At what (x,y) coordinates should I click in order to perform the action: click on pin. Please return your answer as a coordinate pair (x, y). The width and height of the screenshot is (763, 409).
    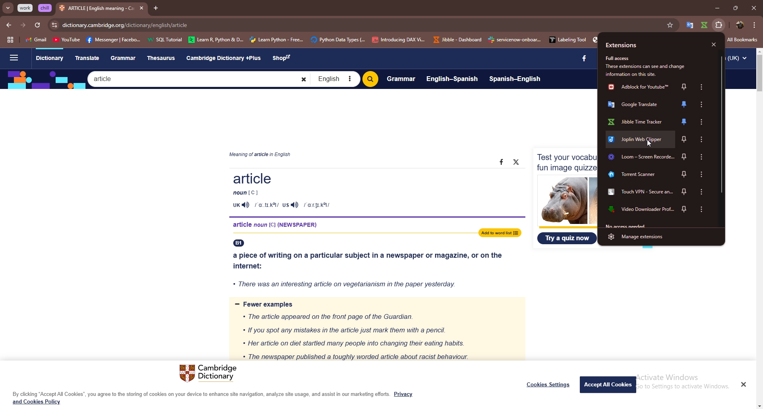
    Looking at the image, I should click on (686, 193).